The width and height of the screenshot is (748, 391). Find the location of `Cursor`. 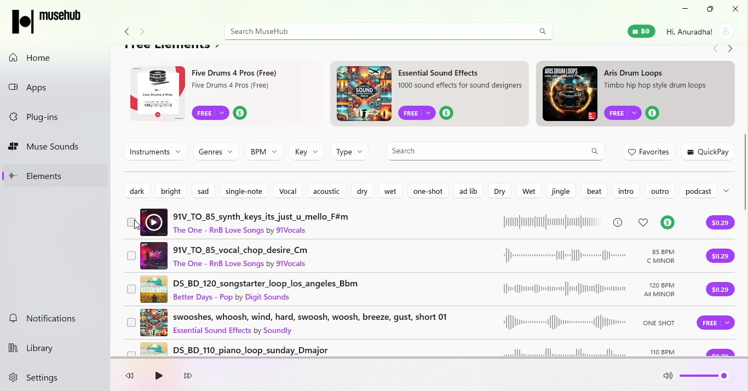

Cursor is located at coordinates (135, 227).